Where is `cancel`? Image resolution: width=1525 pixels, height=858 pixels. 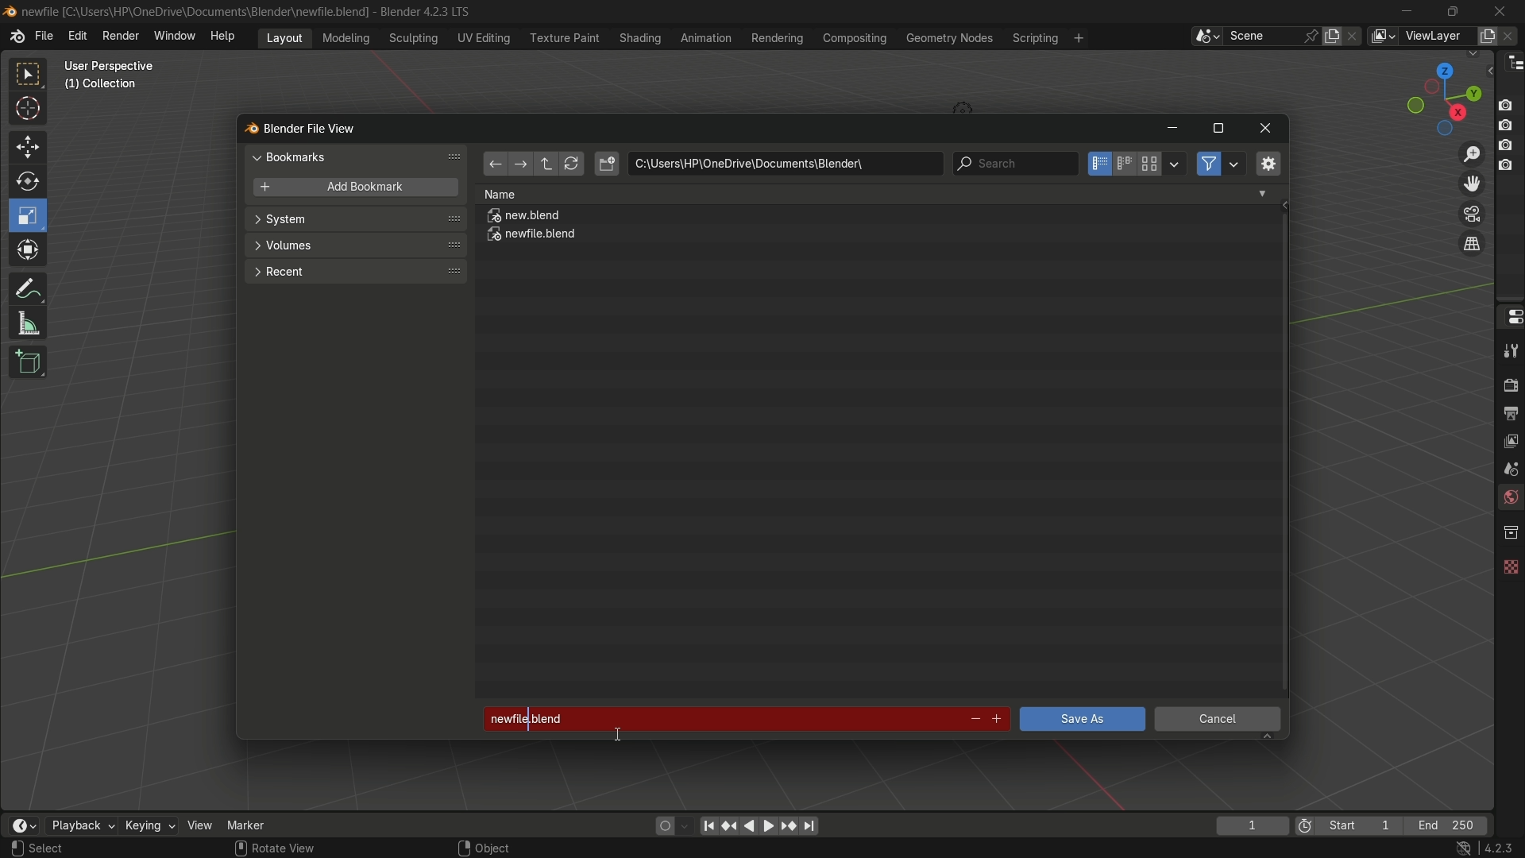
cancel is located at coordinates (1218, 721).